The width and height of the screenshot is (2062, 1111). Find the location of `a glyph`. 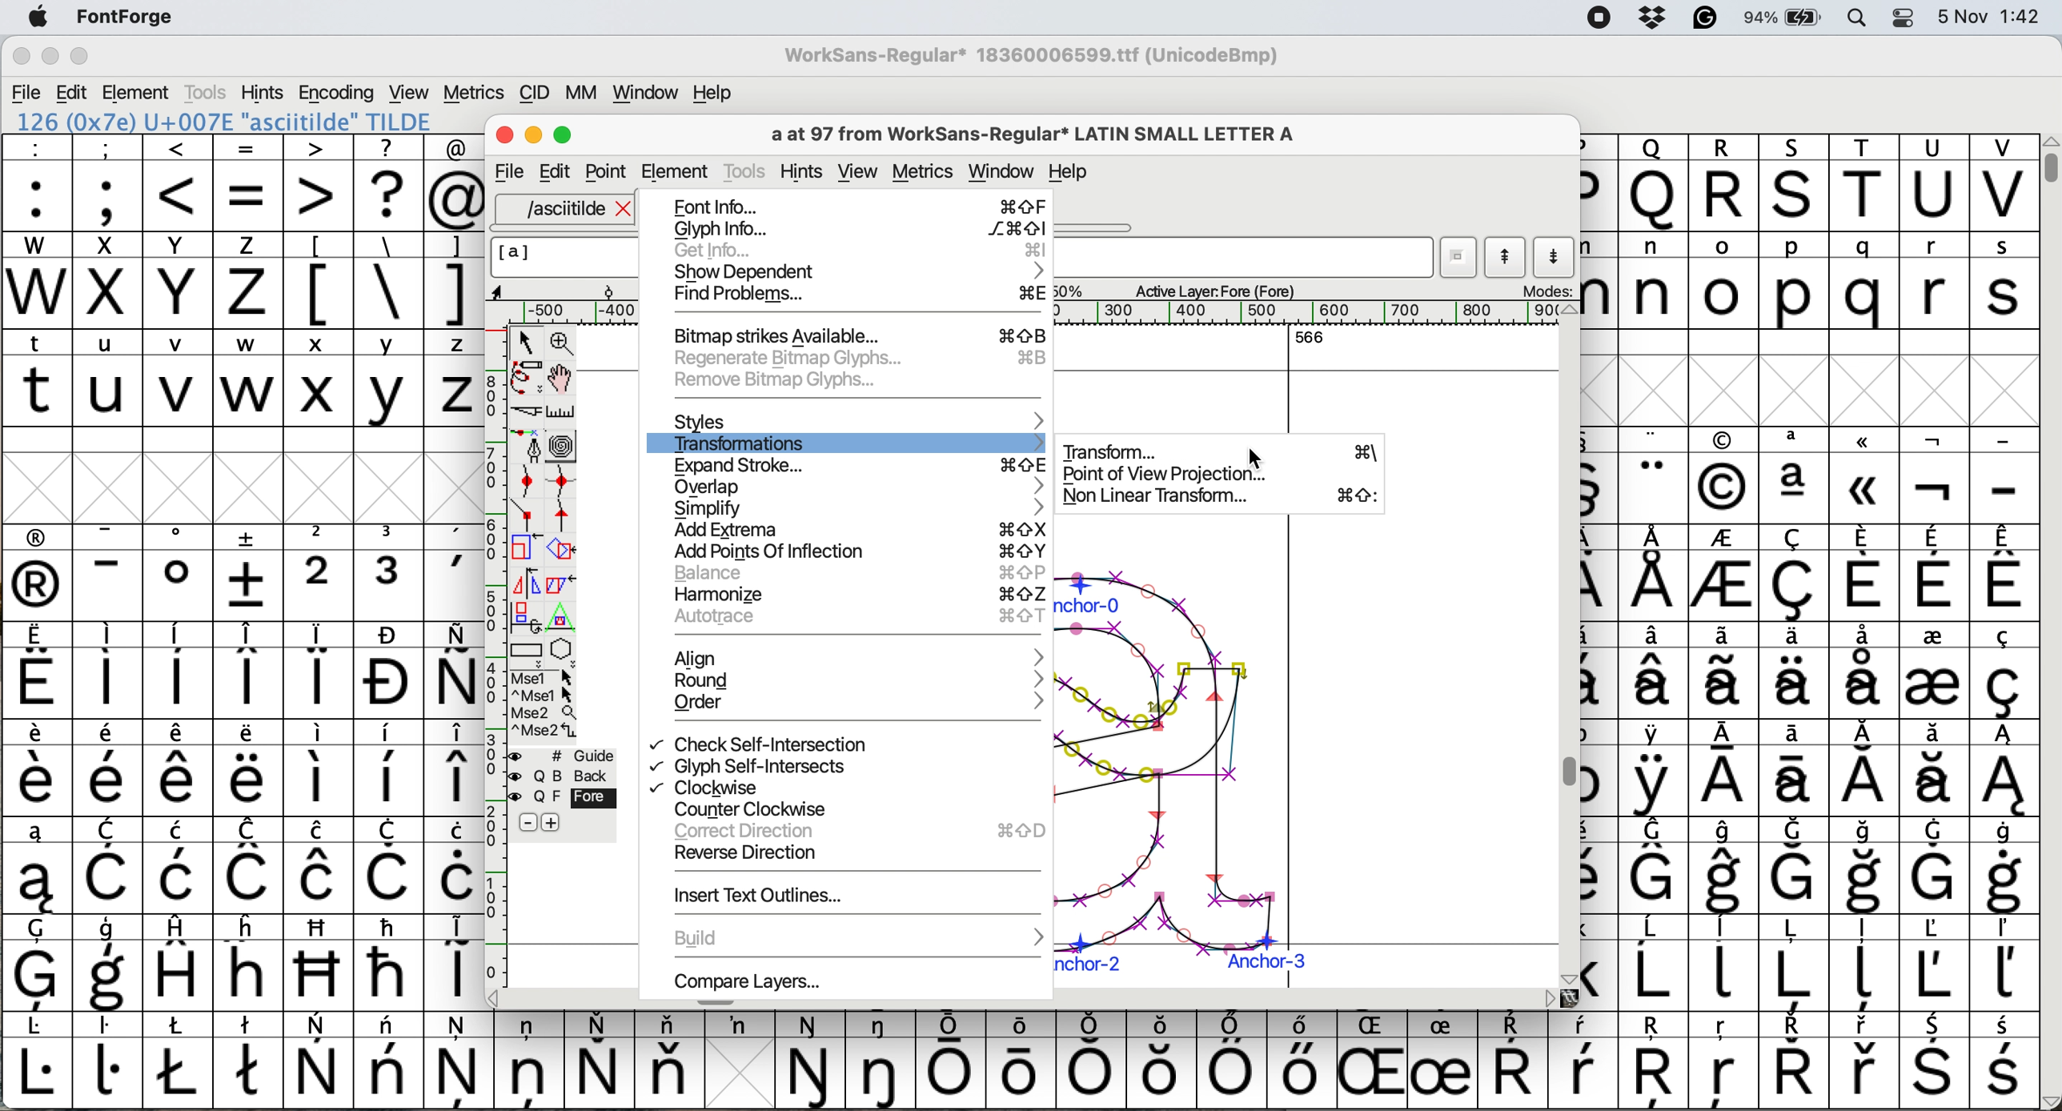

a glyph is located at coordinates (1190, 884).